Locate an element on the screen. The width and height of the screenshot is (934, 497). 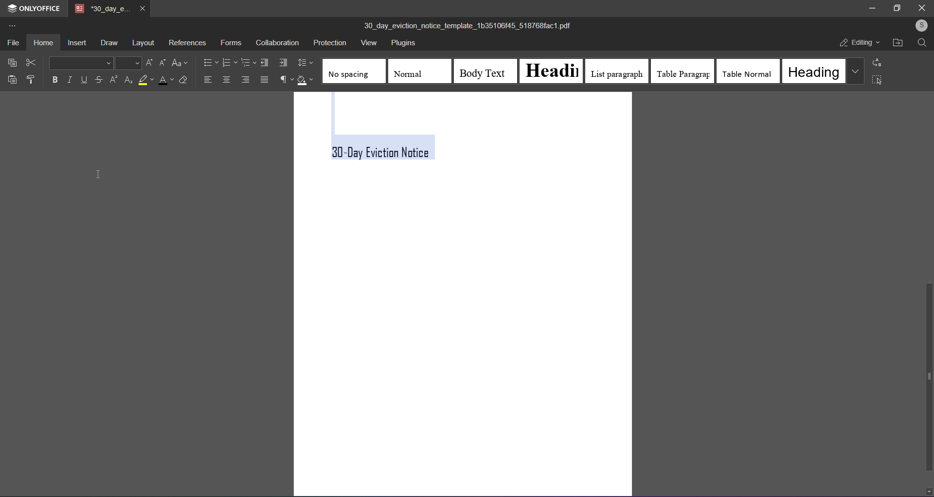
highlight color is located at coordinates (145, 80).